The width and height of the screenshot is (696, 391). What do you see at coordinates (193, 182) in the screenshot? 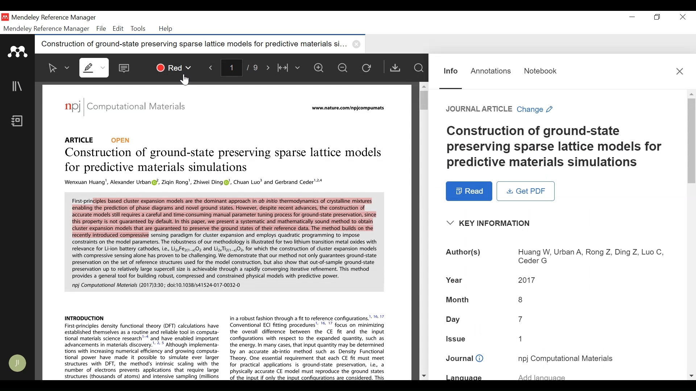
I see `Wenxuan Huang', Alexander Urban (¥, Zigin Rong’, Zhiwei Ding ®', Chuan Luo® and Gerbrand Ceder'**` at bounding box center [193, 182].